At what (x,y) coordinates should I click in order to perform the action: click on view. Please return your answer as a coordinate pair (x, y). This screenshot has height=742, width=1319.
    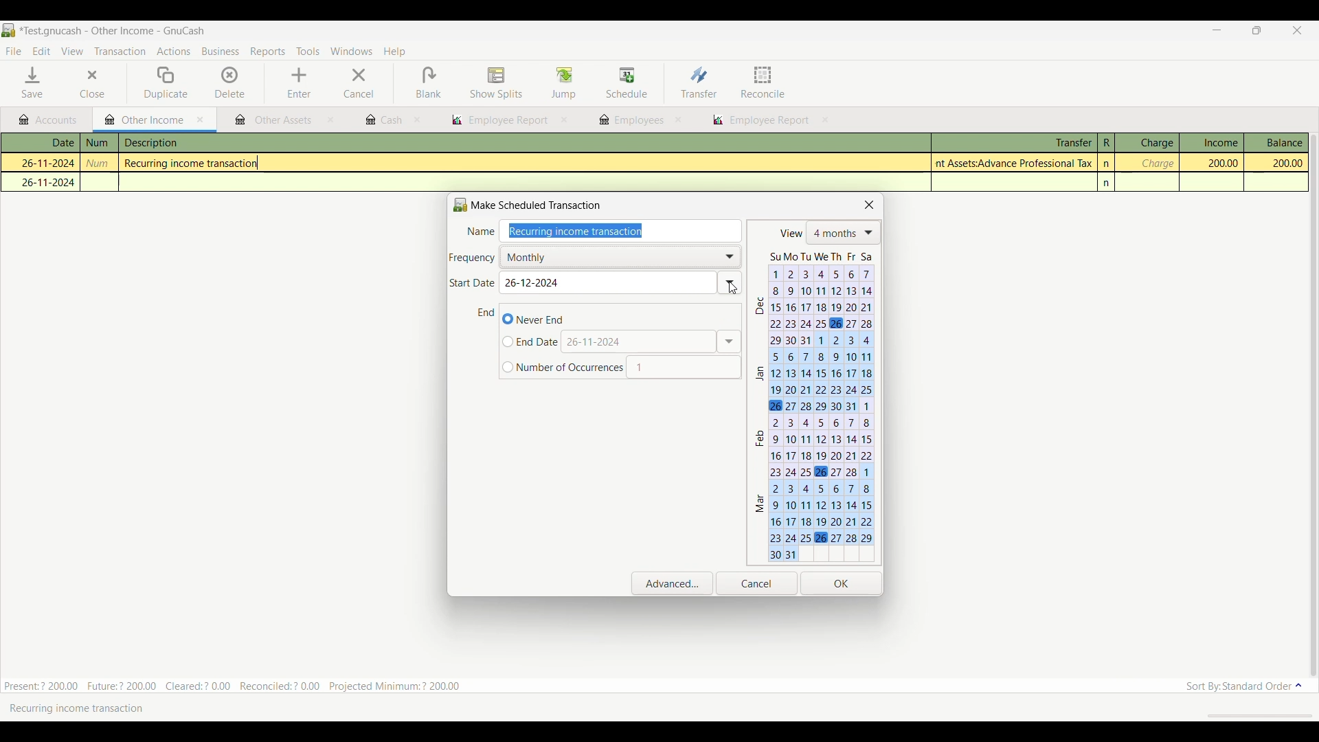
    Looking at the image, I should click on (789, 234).